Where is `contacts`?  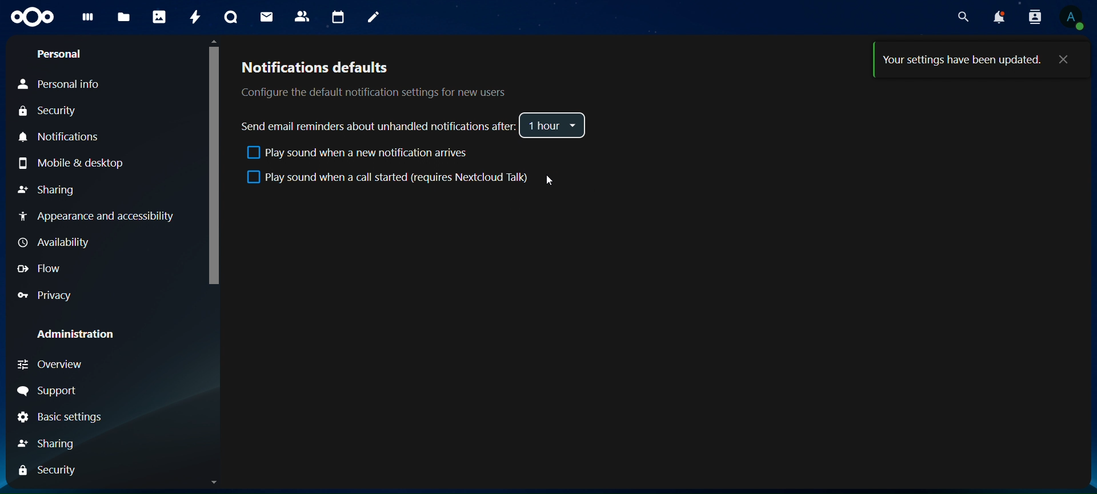
contacts is located at coordinates (302, 16).